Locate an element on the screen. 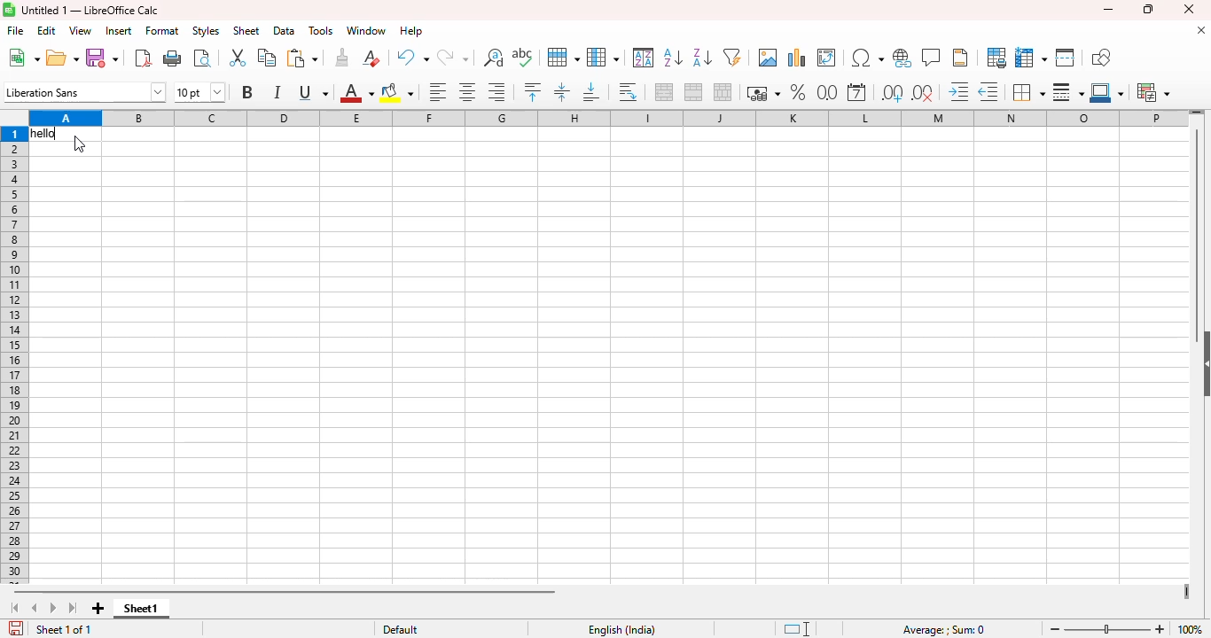  sort is located at coordinates (645, 58).